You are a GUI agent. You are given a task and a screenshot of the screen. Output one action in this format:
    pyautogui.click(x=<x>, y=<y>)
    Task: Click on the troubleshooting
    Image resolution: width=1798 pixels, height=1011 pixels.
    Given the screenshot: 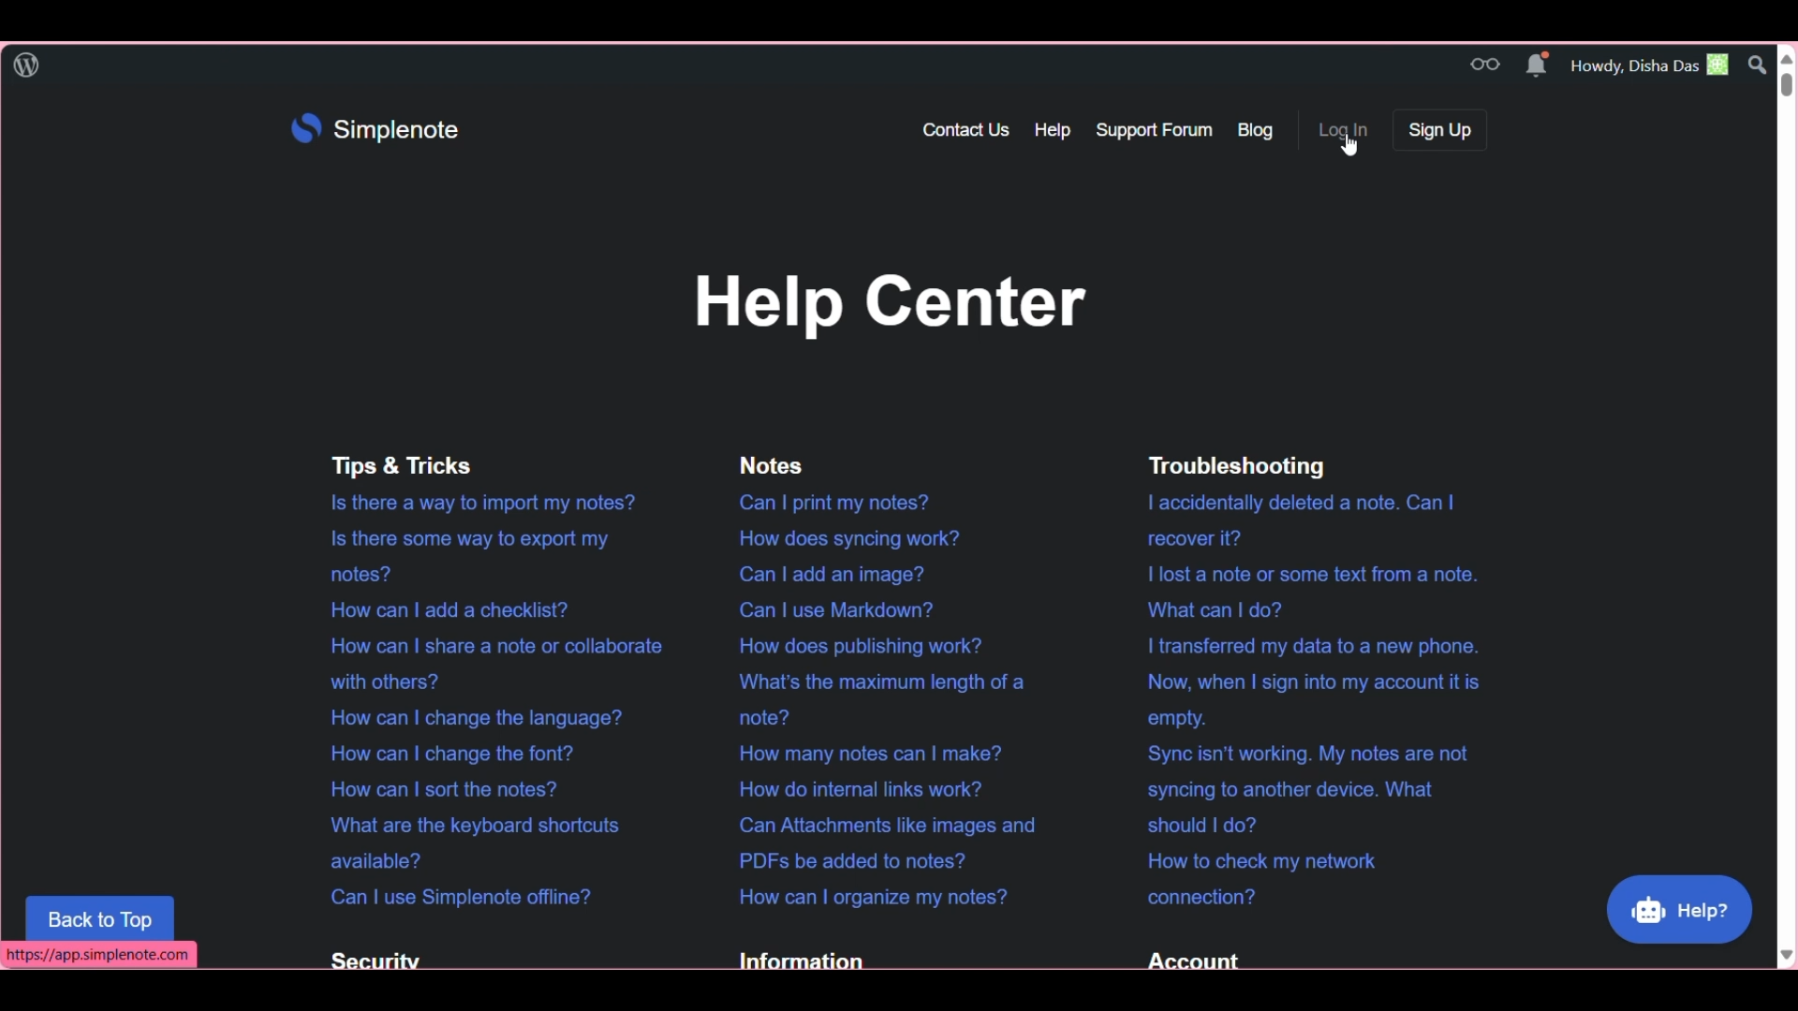 What is the action you would take?
    pyautogui.click(x=1260, y=464)
    